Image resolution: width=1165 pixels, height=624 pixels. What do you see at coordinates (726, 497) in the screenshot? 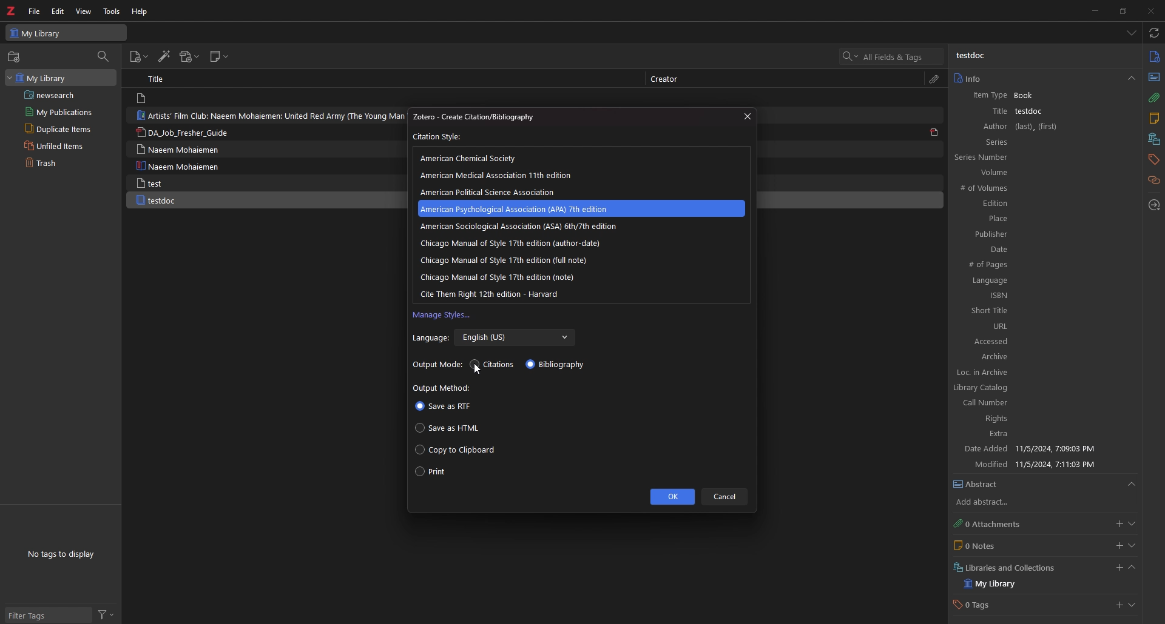
I see `cancel` at bounding box center [726, 497].